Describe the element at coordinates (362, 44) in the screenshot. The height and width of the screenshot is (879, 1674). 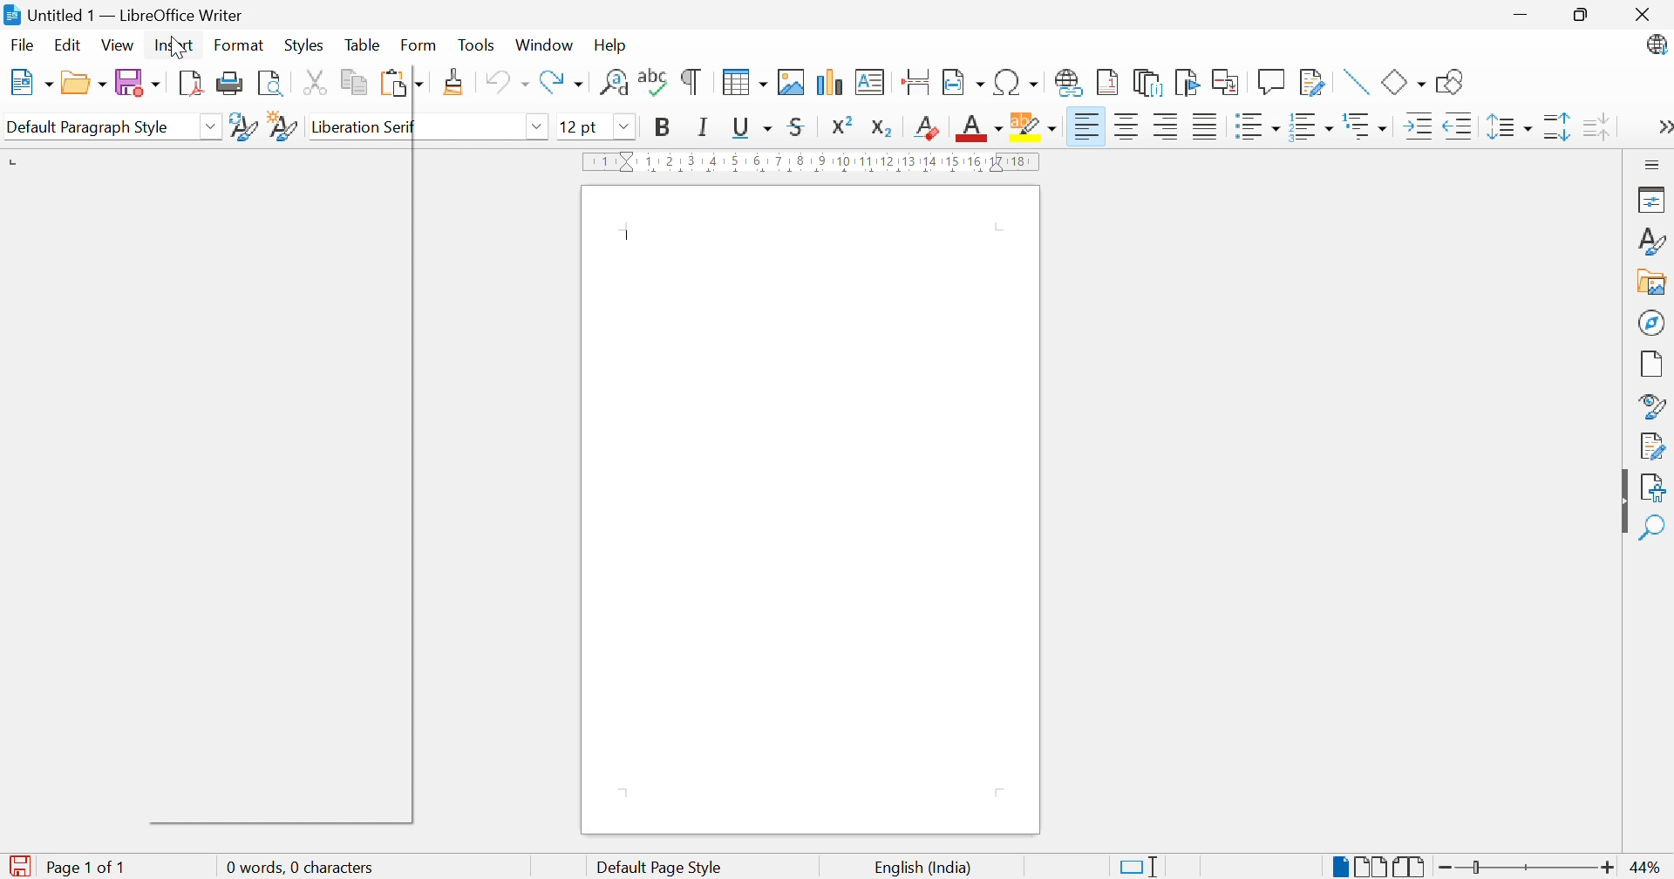
I see `Table` at that location.